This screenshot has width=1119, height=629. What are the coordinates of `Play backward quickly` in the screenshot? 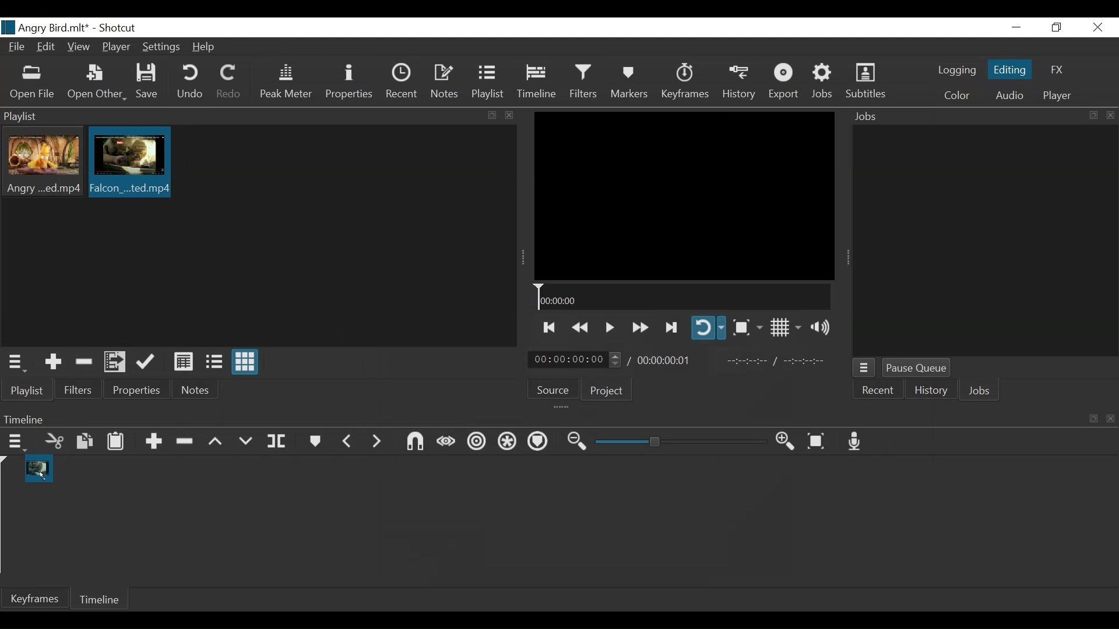 It's located at (582, 328).